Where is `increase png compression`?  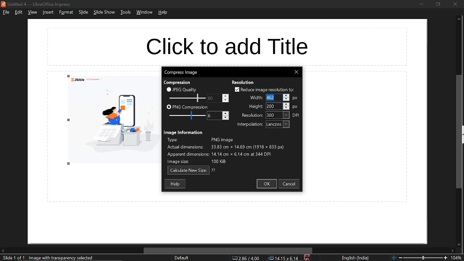 increase png compression is located at coordinates (226, 113).